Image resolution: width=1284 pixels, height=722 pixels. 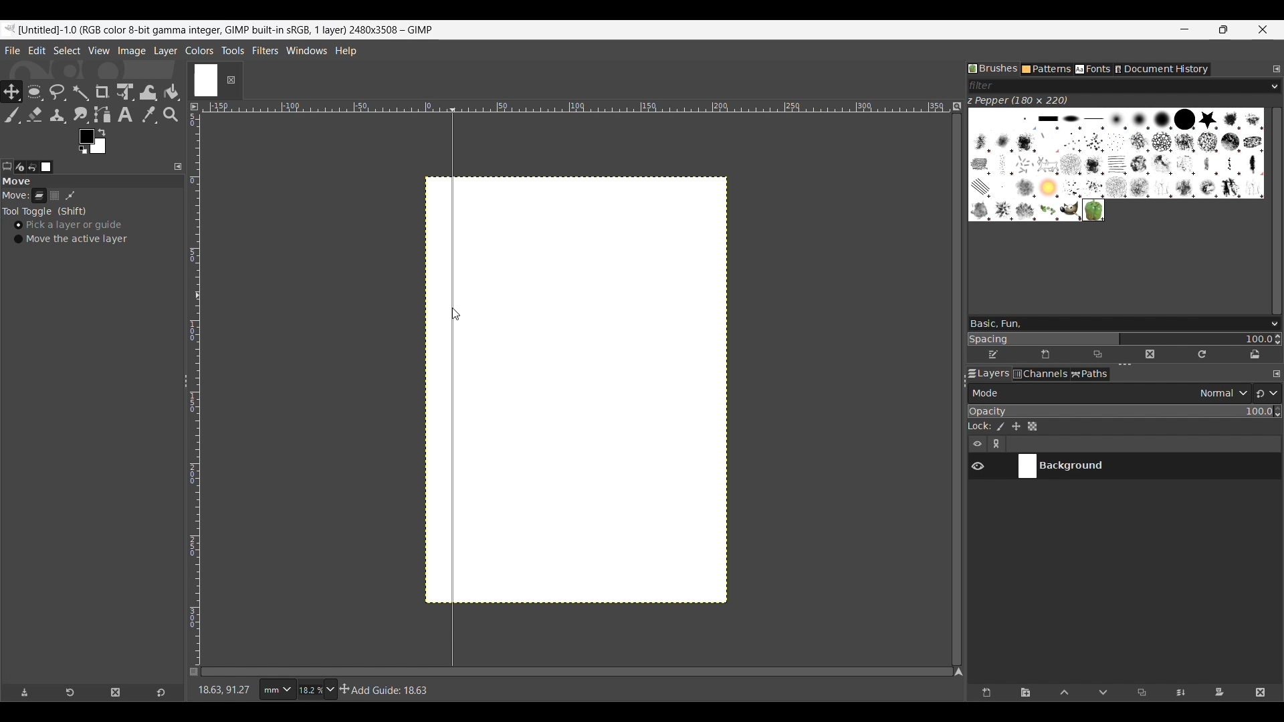 I want to click on Access the image menu, so click(x=194, y=107).